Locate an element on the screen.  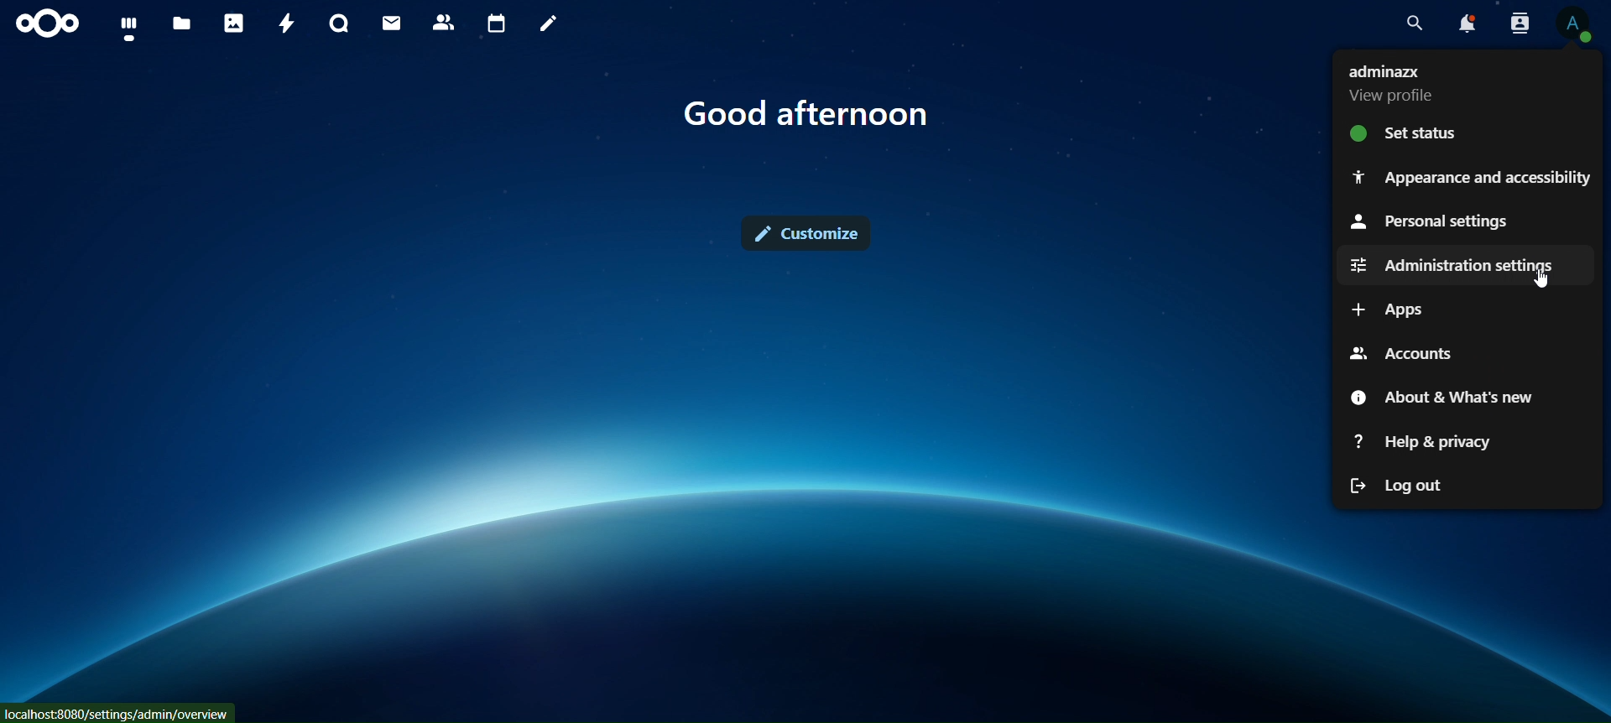
apps is located at coordinates (1396, 309).